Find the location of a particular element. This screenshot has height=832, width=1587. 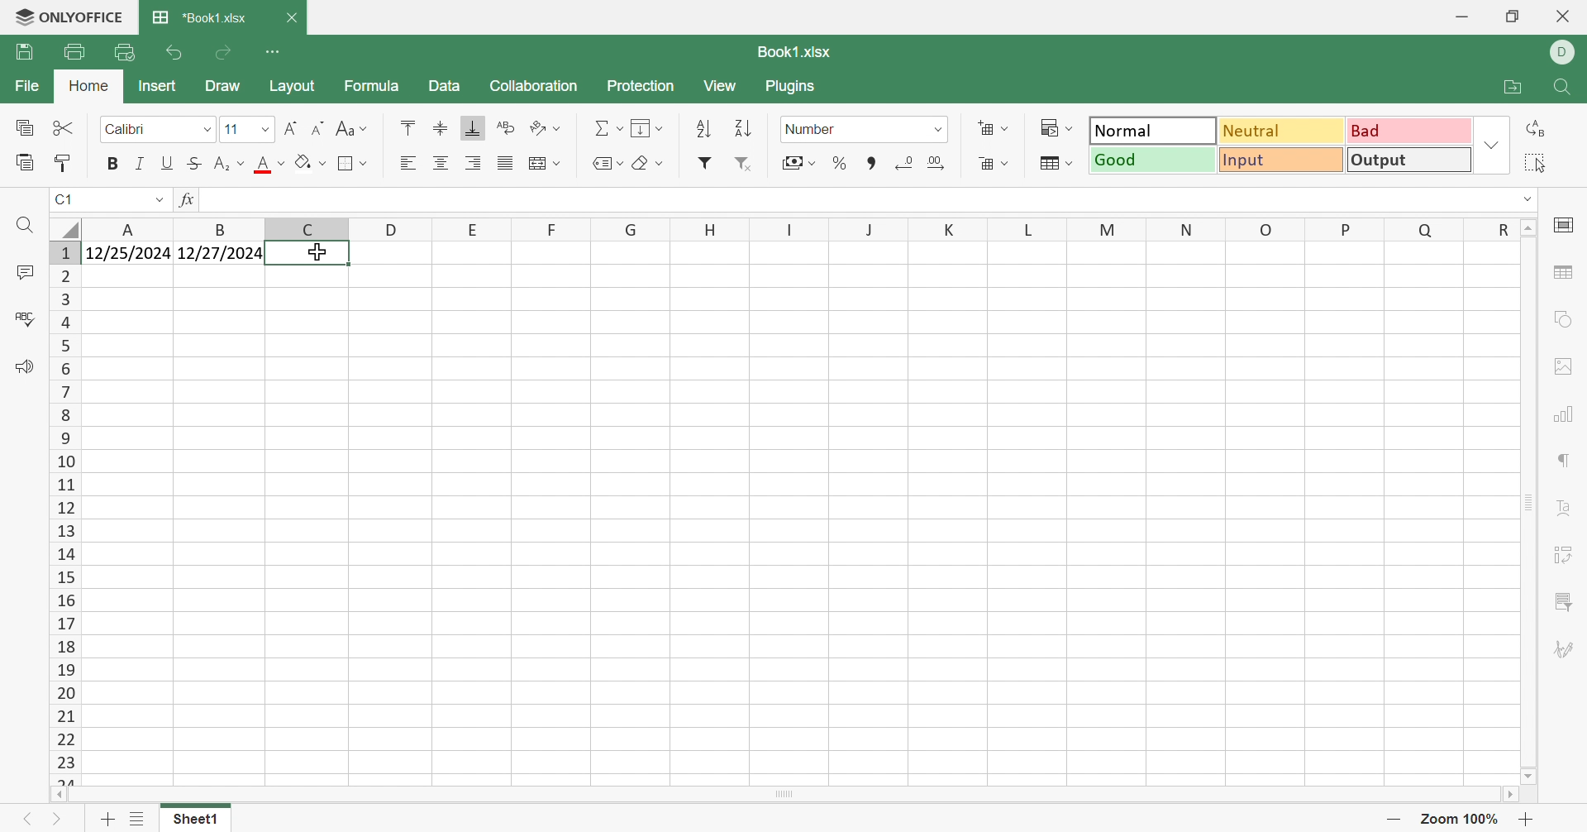

Fill color is located at coordinates (314, 162).